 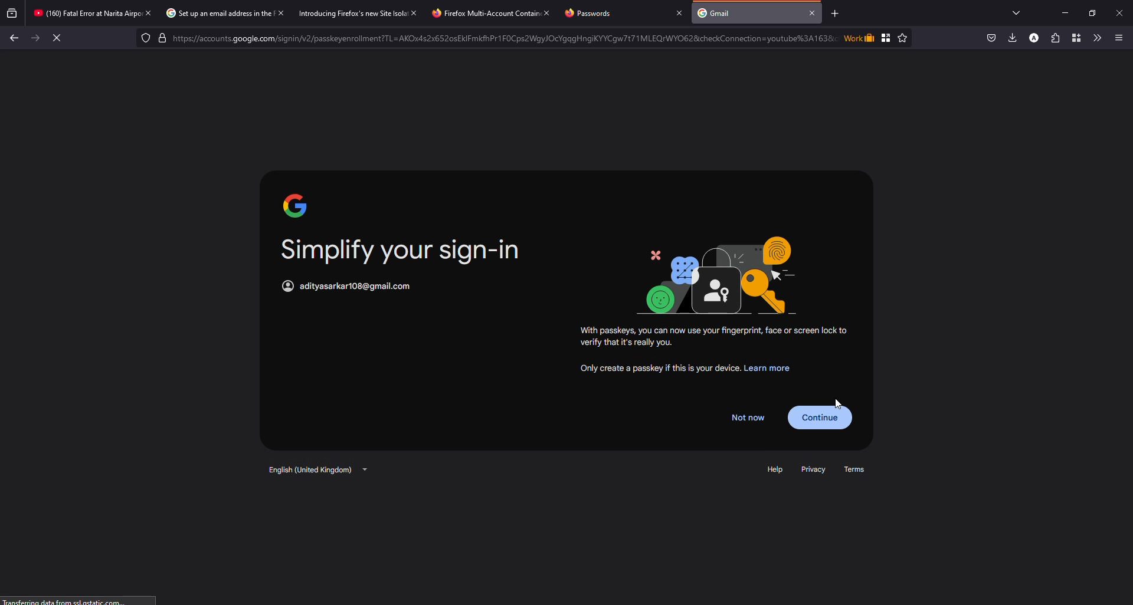 What do you see at coordinates (1033, 38) in the screenshot?
I see `profile` at bounding box center [1033, 38].